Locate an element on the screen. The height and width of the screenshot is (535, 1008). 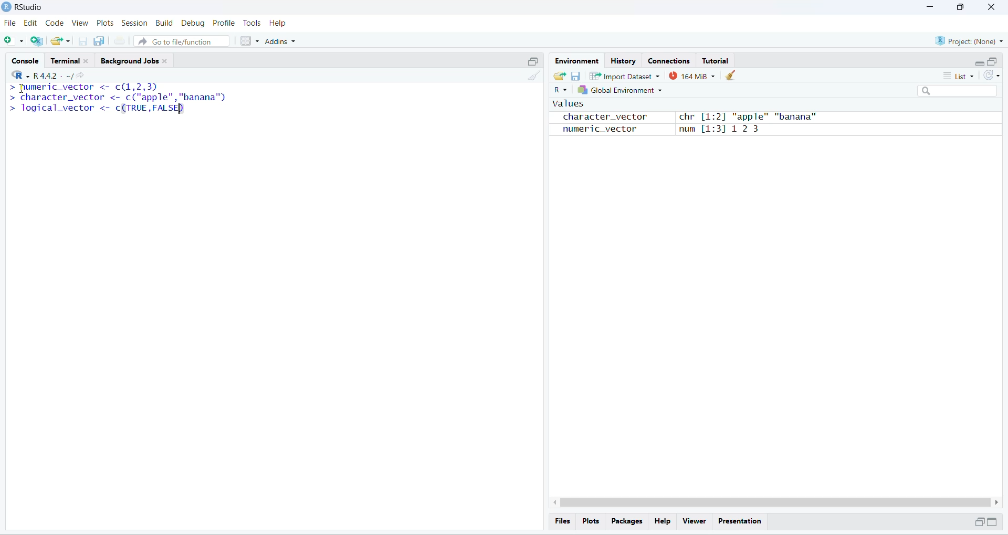
Console is located at coordinates (25, 59).